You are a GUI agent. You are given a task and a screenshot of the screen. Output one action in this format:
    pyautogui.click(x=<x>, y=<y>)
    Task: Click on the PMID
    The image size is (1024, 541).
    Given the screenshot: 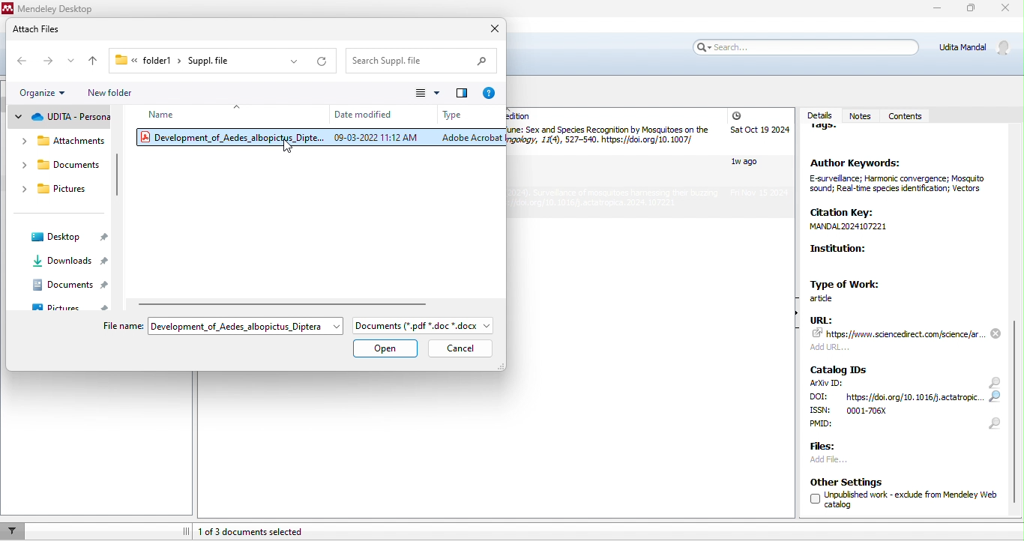 What is the action you would take?
    pyautogui.click(x=843, y=428)
    